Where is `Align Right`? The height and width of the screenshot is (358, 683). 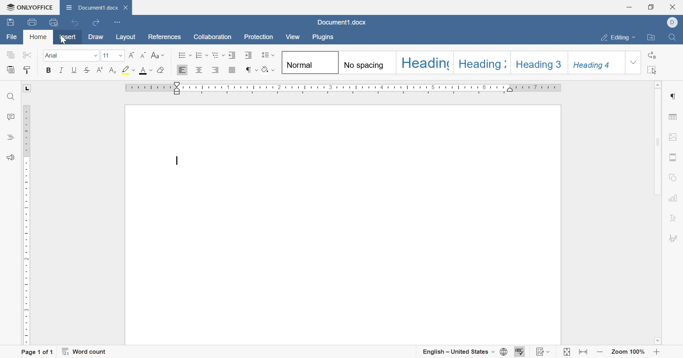 Align Right is located at coordinates (216, 71).